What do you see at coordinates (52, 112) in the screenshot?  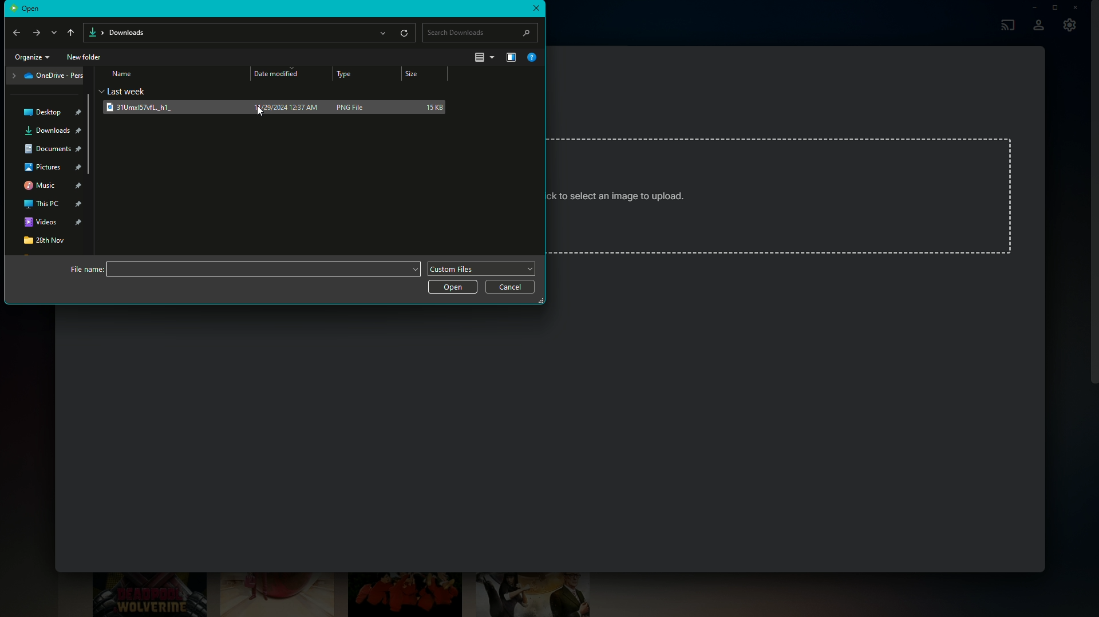 I see `Desktop` at bounding box center [52, 112].